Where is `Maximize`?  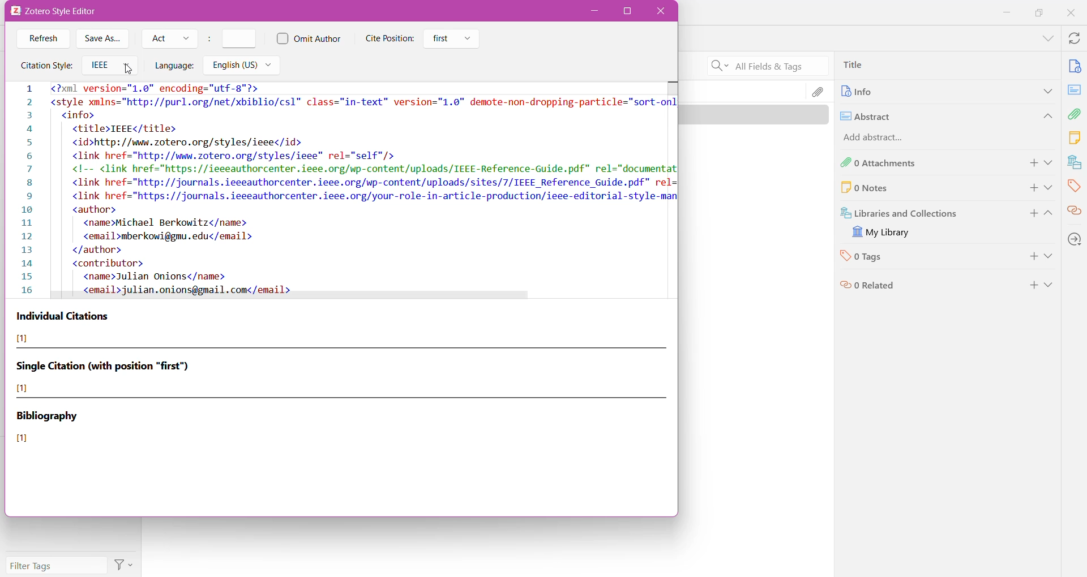 Maximize is located at coordinates (628, 11).